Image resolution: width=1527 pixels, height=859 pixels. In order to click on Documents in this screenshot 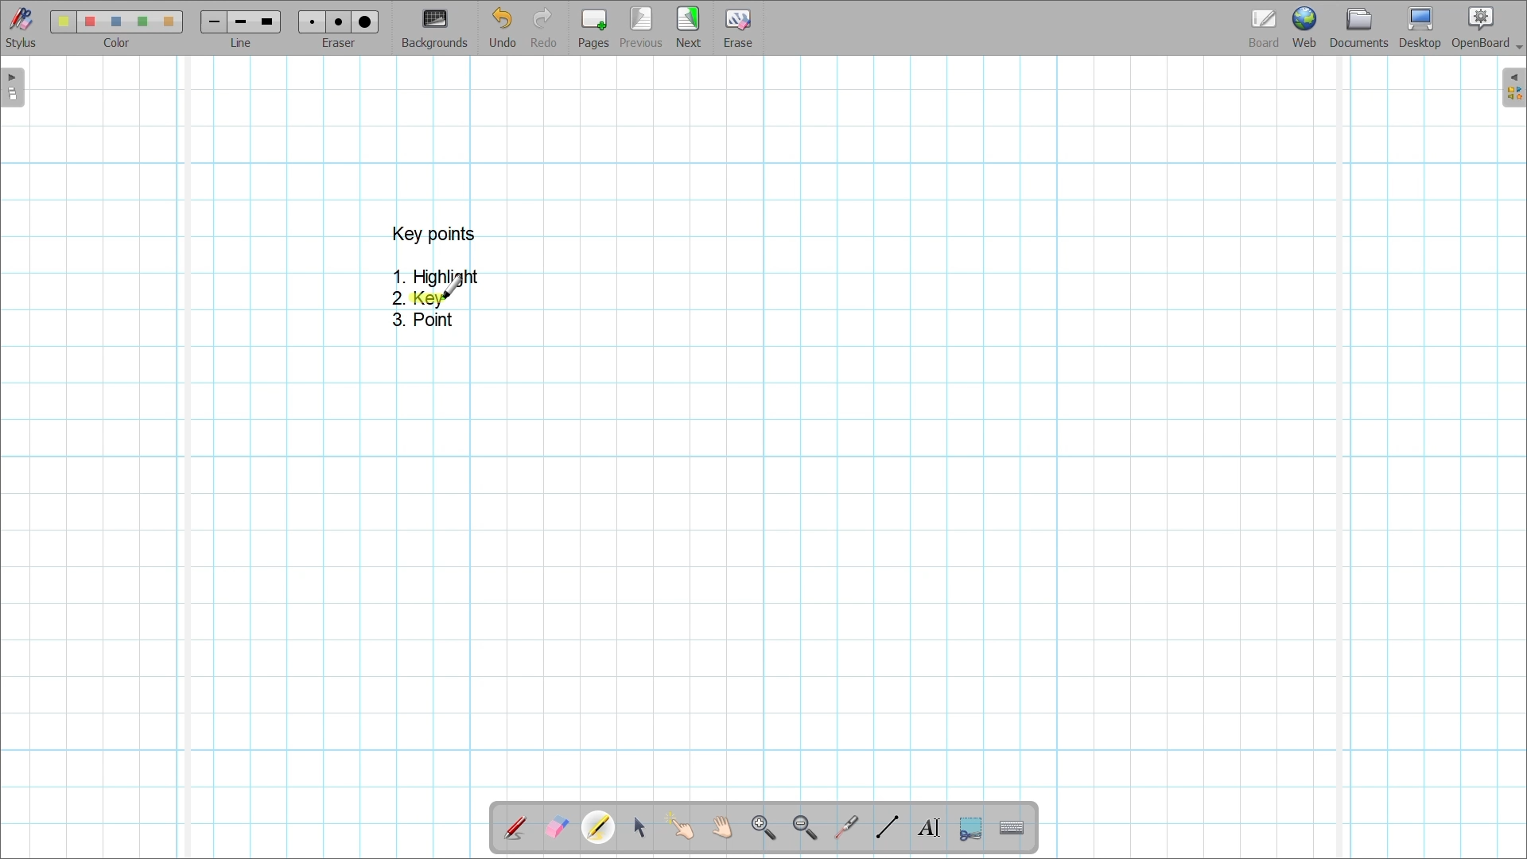, I will do `click(1359, 28)`.